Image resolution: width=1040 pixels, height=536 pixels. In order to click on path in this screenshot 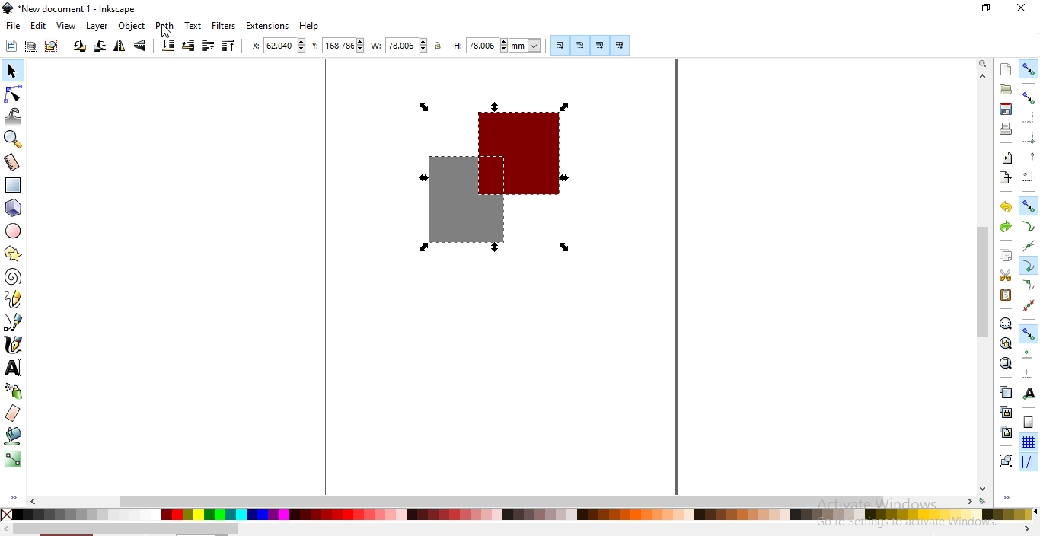, I will do `click(165, 26)`.